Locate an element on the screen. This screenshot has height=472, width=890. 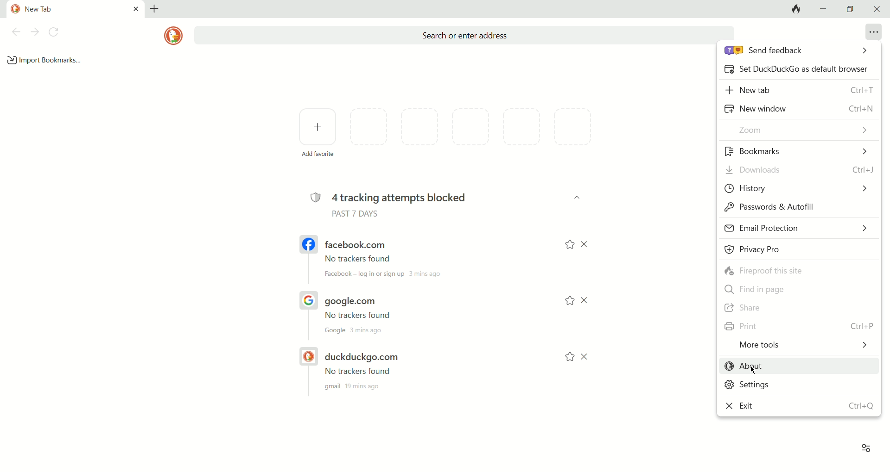
find in page is located at coordinates (798, 287).